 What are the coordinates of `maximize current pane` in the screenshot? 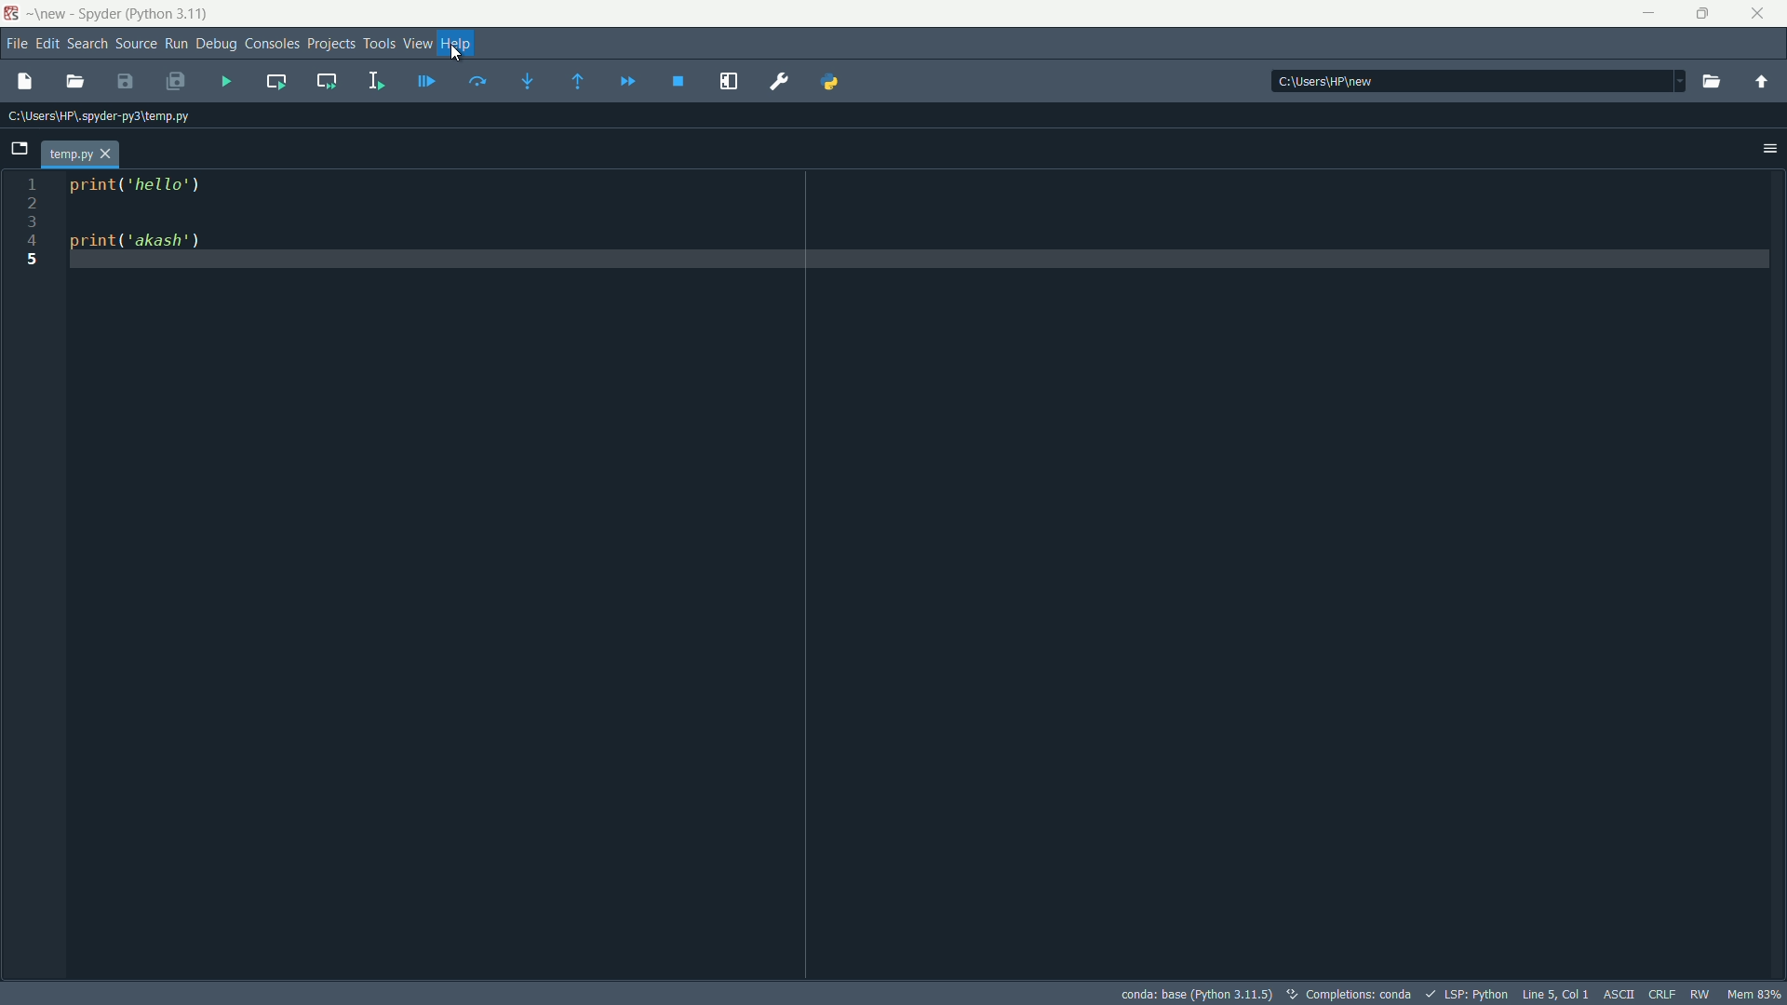 It's located at (729, 81).